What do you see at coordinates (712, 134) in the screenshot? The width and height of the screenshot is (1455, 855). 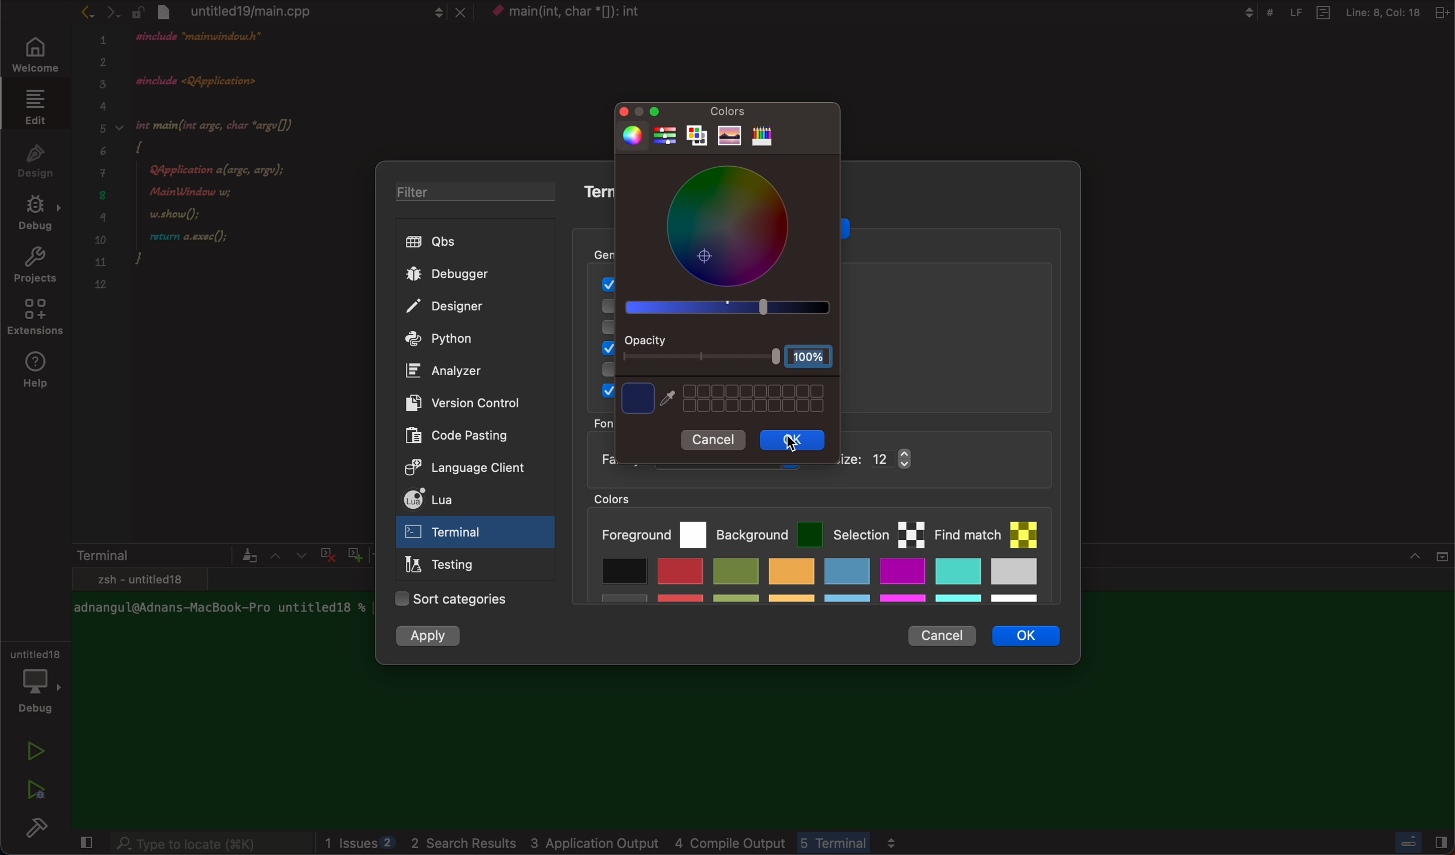 I see `color types` at bounding box center [712, 134].